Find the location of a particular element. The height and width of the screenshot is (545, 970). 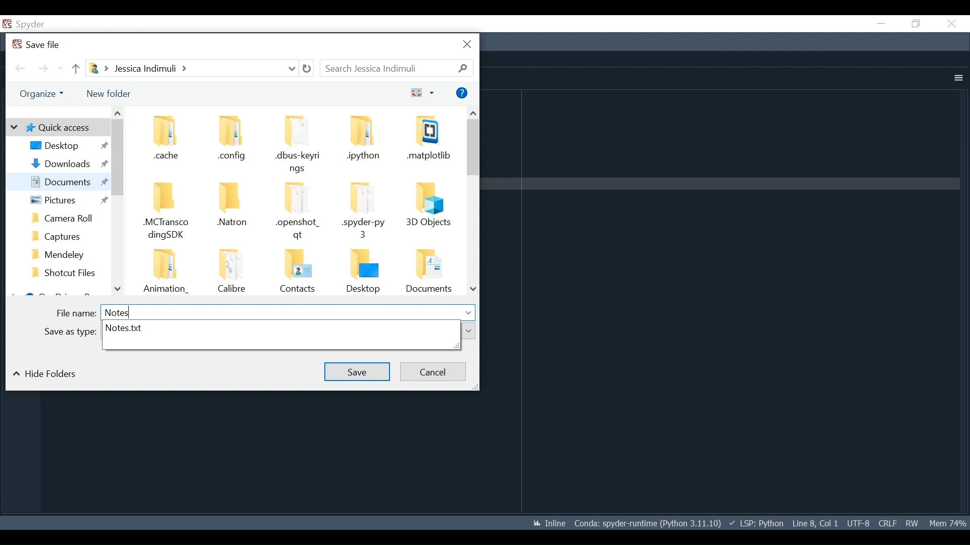

Restore is located at coordinates (915, 24).